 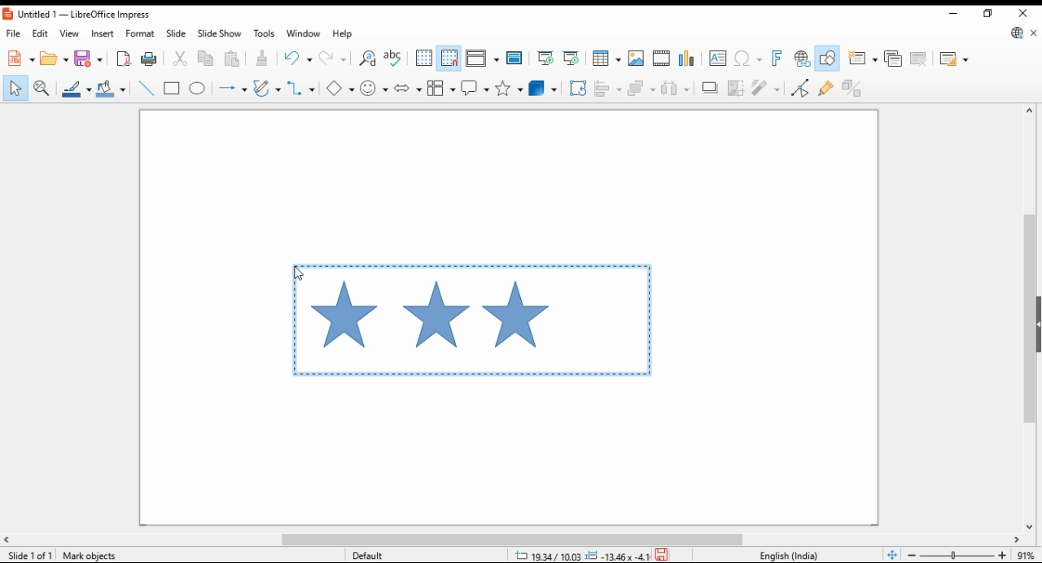 I want to click on insert tables, so click(x=607, y=57).